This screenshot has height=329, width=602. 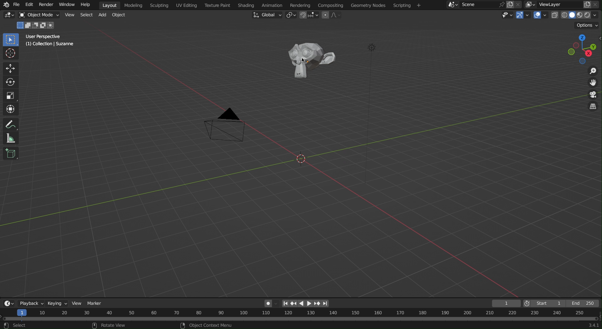 I want to click on Layout, so click(x=109, y=5).